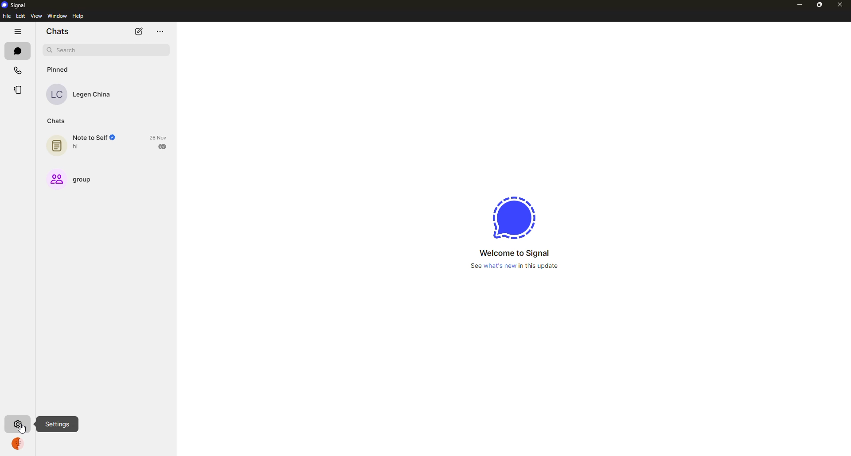 The image size is (851, 456). Describe the element at coordinates (20, 90) in the screenshot. I see `stories` at that location.